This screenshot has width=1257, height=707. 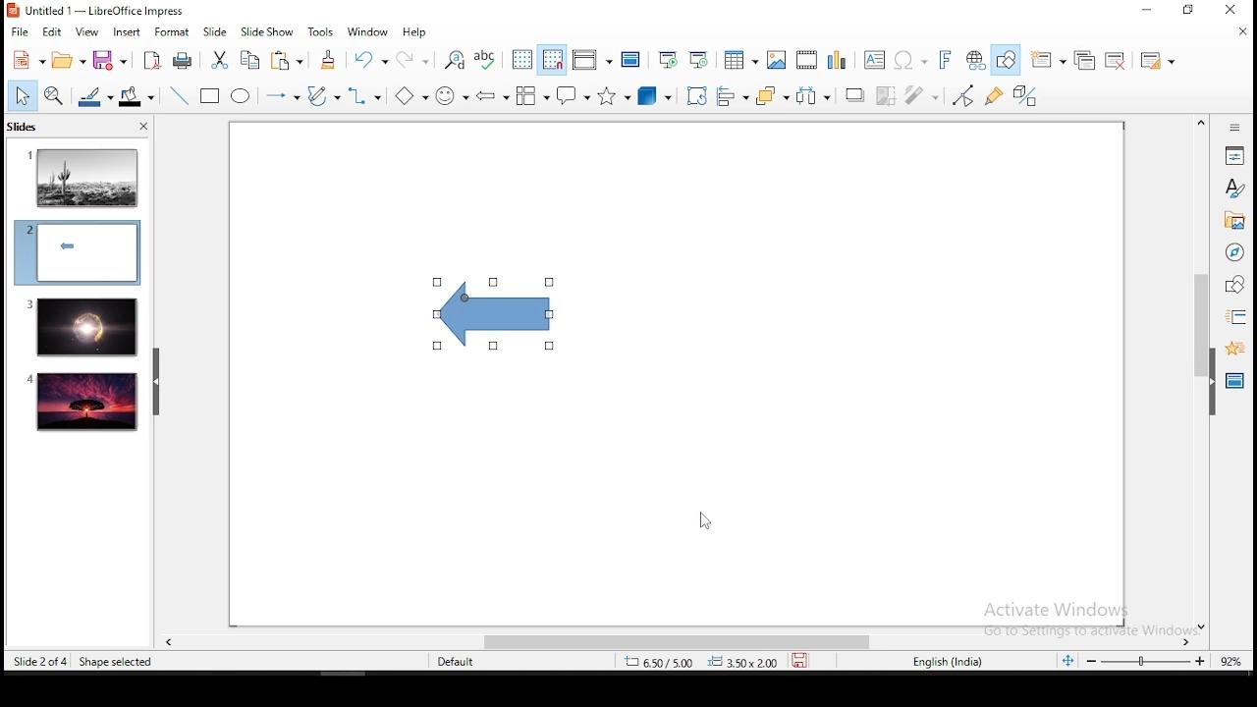 What do you see at coordinates (98, 10) in the screenshot?
I see `window name` at bounding box center [98, 10].